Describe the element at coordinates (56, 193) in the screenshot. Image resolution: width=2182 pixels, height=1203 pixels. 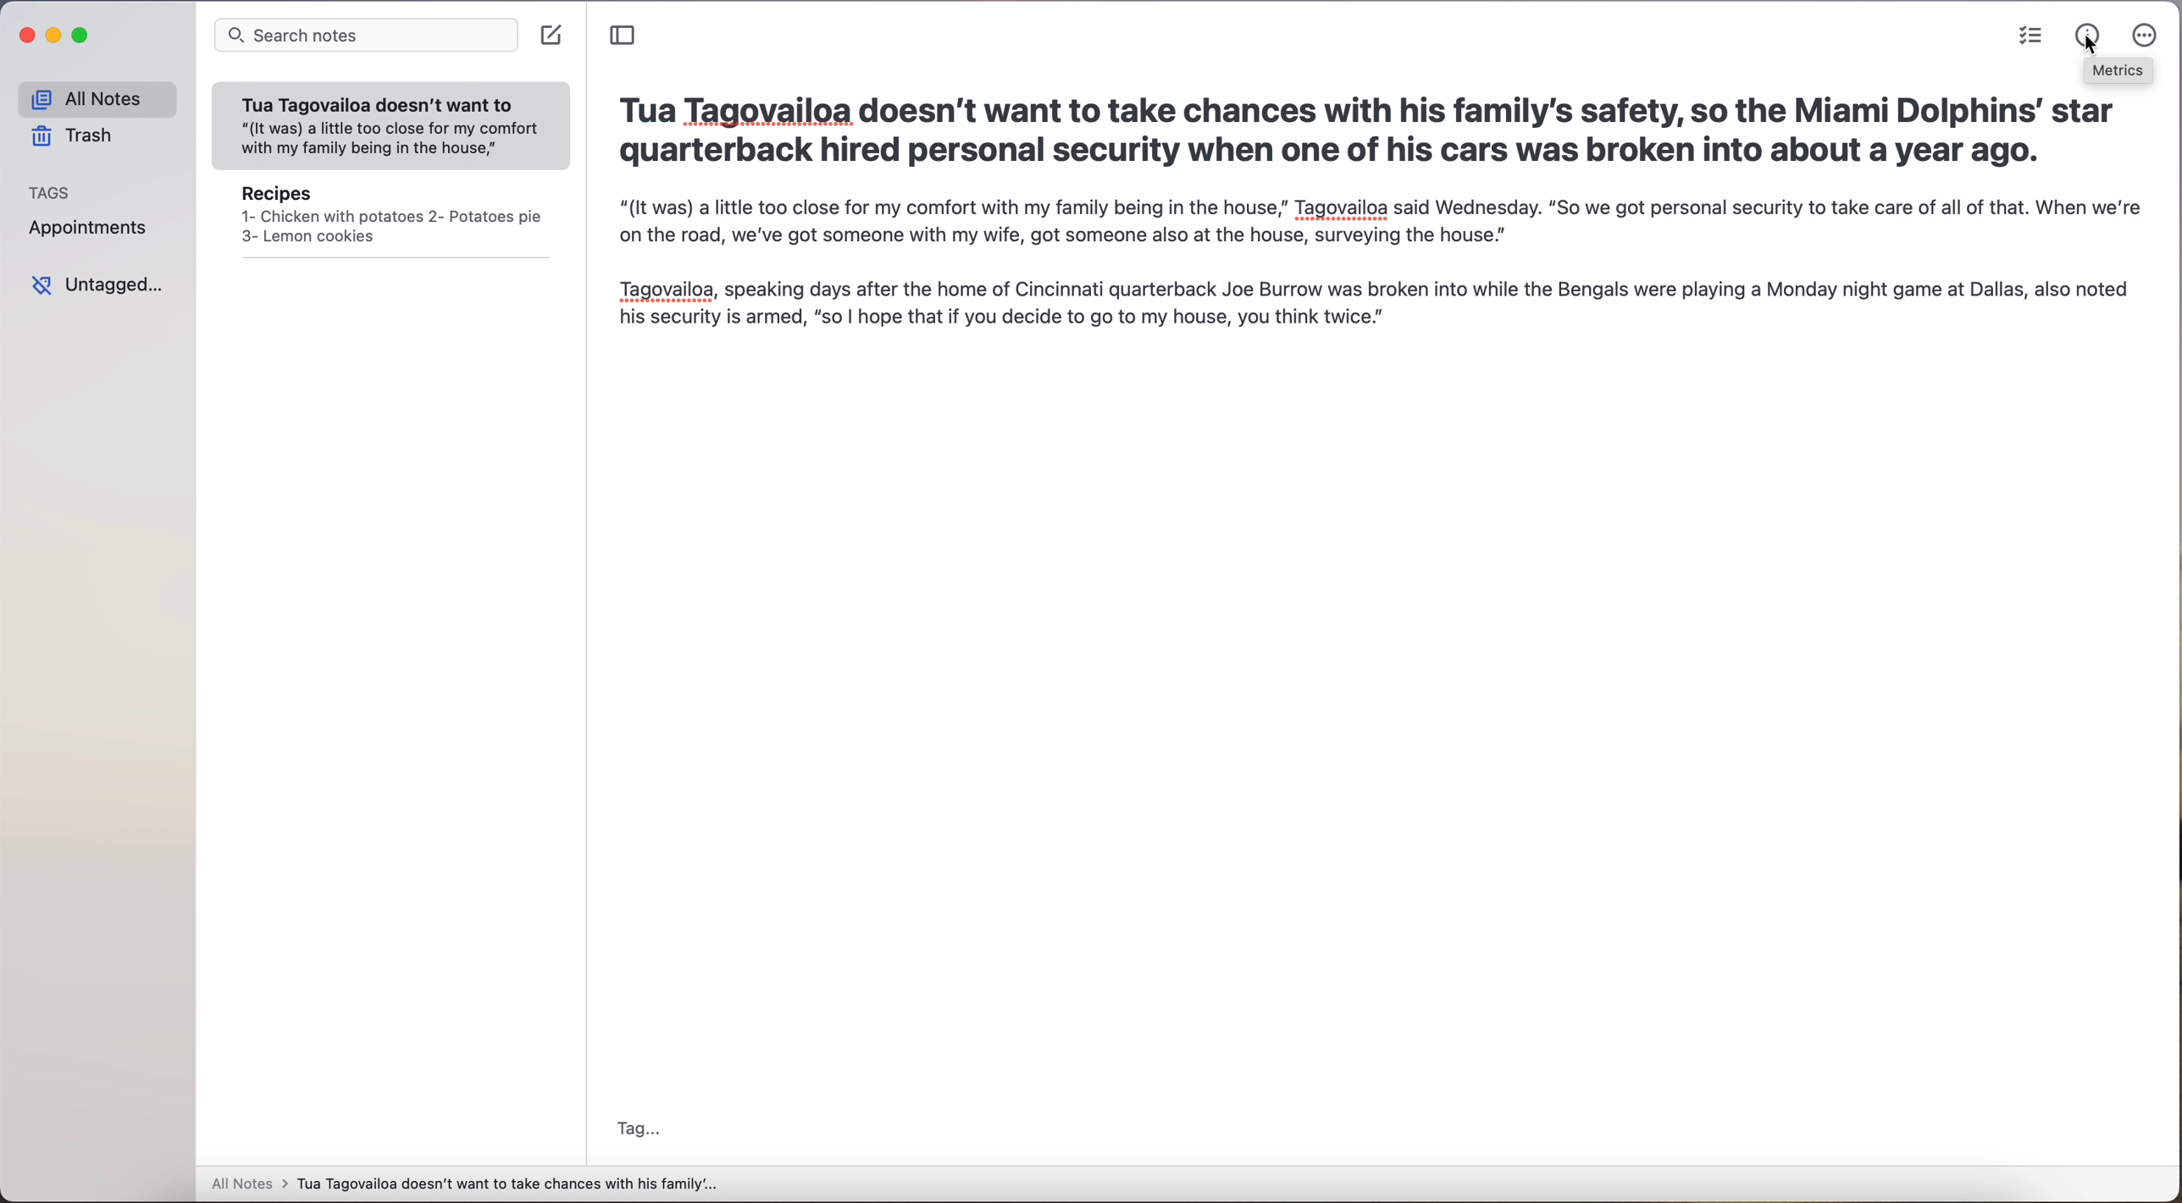
I see `tags` at that location.